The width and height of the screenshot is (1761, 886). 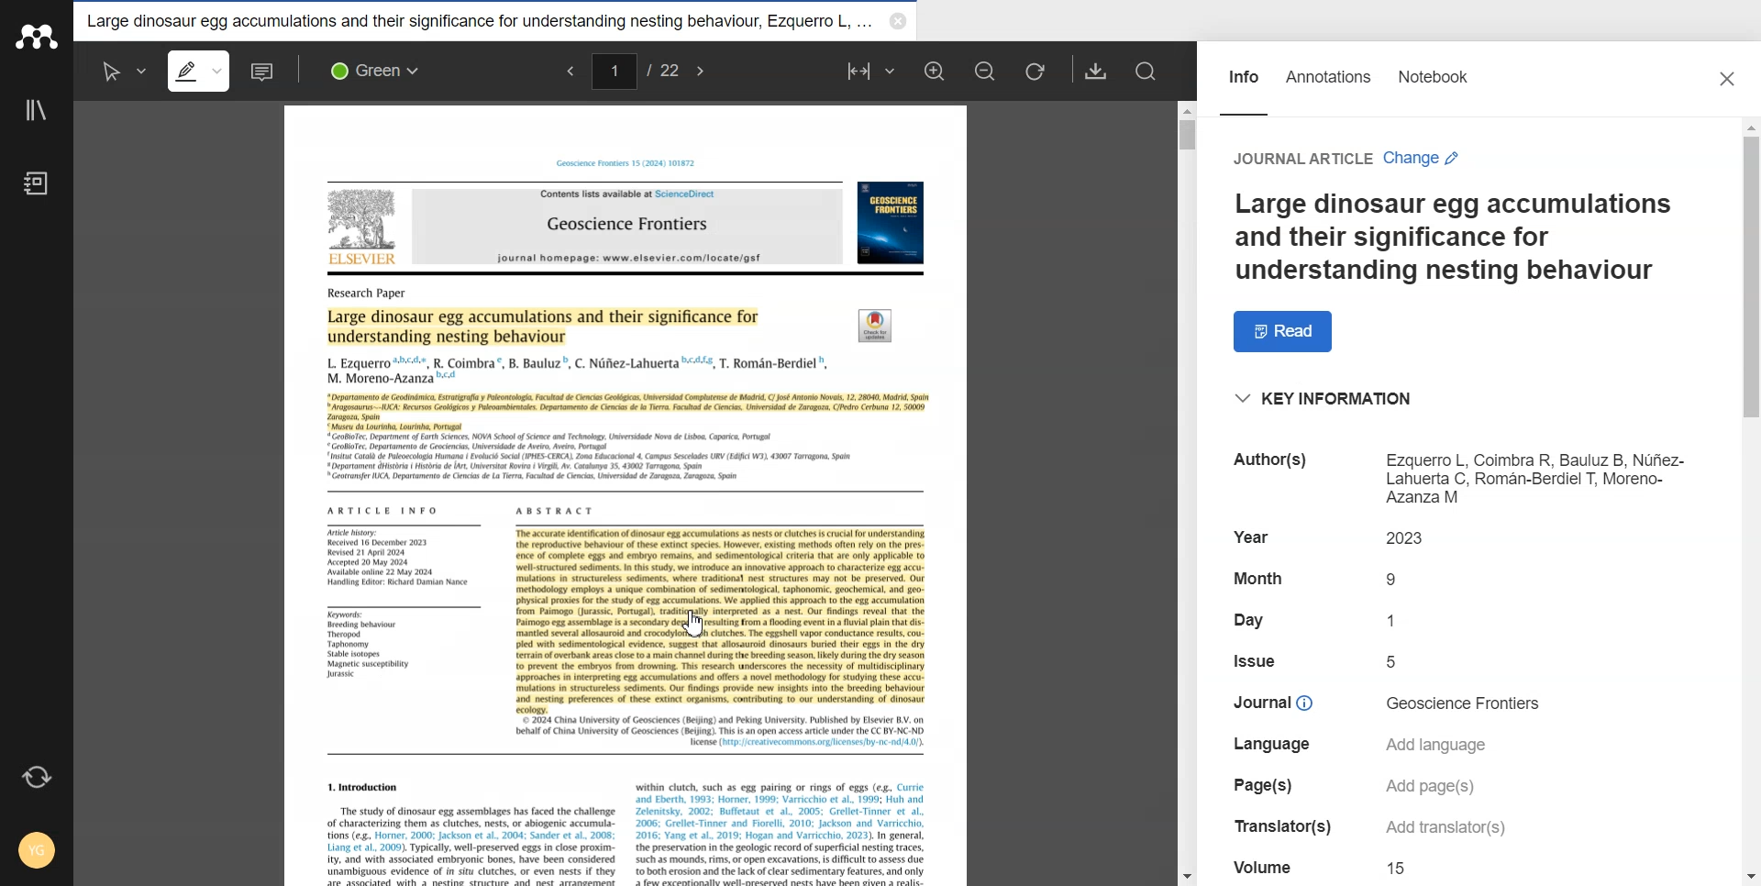 What do you see at coordinates (1274, 826) in the screenshot?
I see `text` at bounding box center [1274, 826].